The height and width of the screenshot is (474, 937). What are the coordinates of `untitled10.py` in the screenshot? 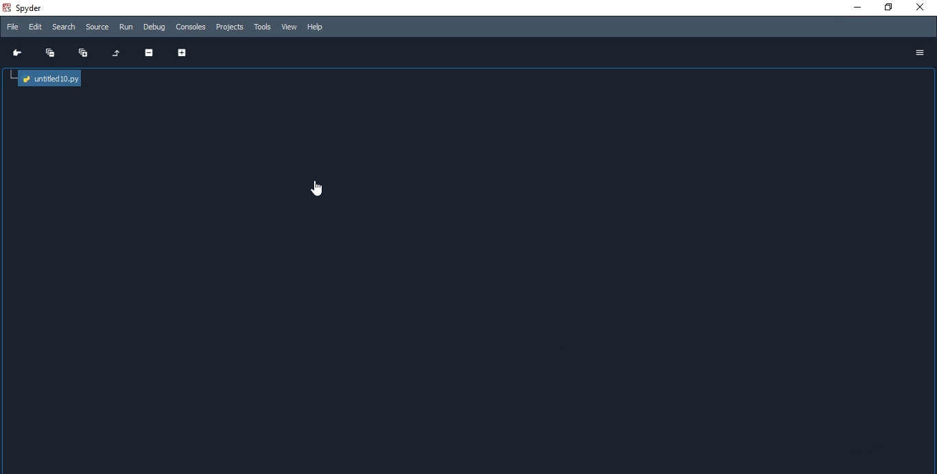 It's located at (51, 77).